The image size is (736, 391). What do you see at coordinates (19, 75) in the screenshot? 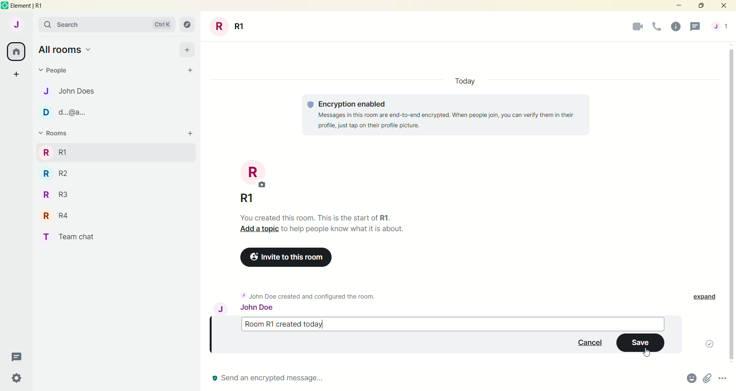
I see `create a space` at bounding box center [19, 75].